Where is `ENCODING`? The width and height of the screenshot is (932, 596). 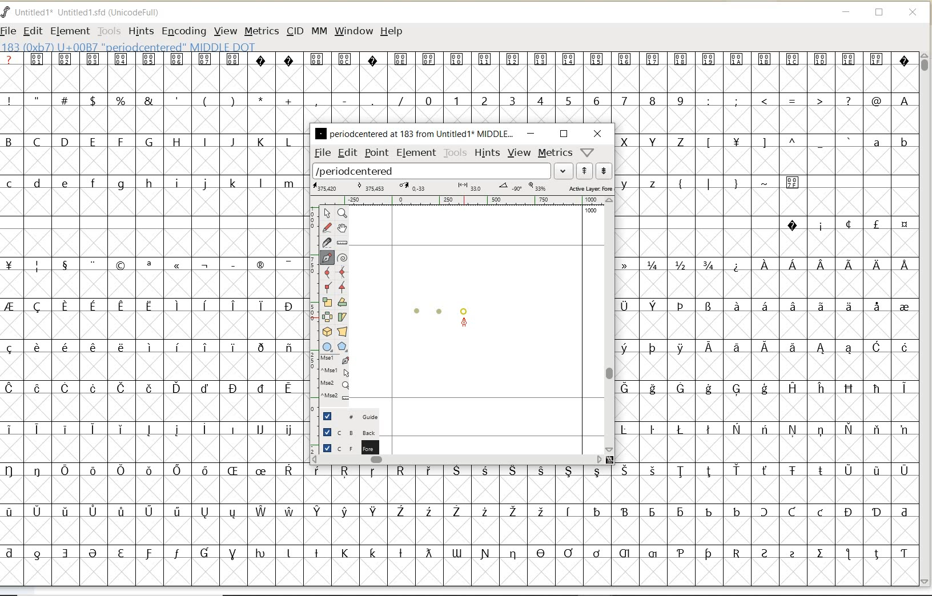 ENCODING is located at coordinates (184, 32).